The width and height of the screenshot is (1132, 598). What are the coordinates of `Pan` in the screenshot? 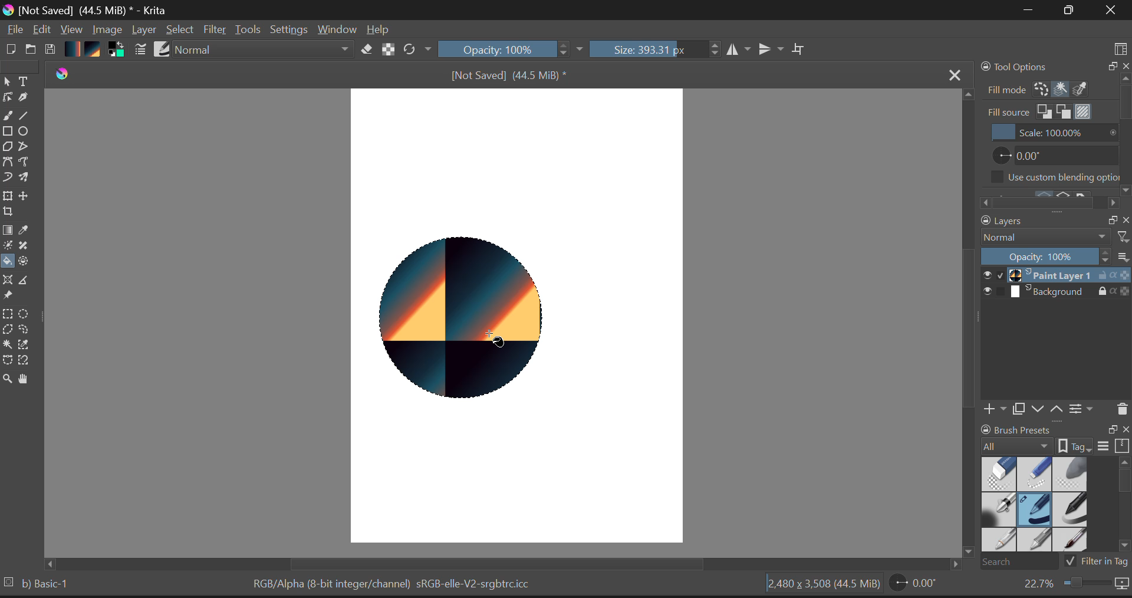 It's located at (26, 379).